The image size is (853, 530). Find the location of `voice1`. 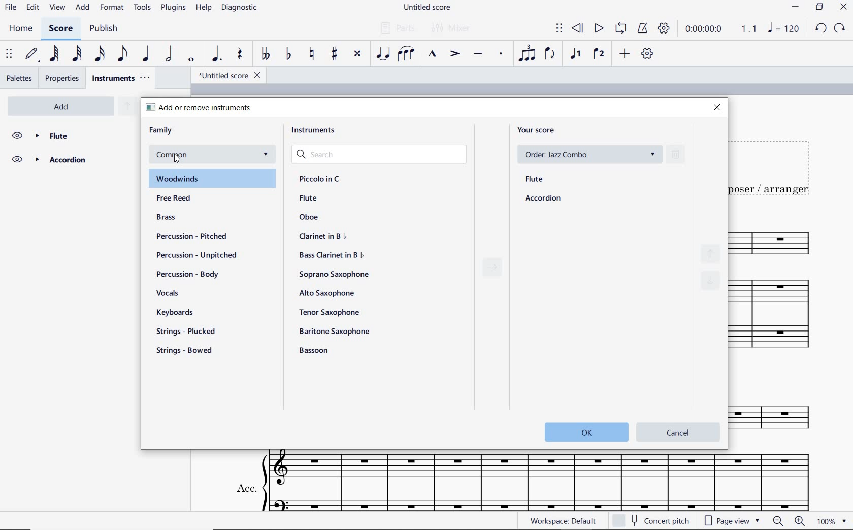

voice1 is located at coordinates (575, 54).